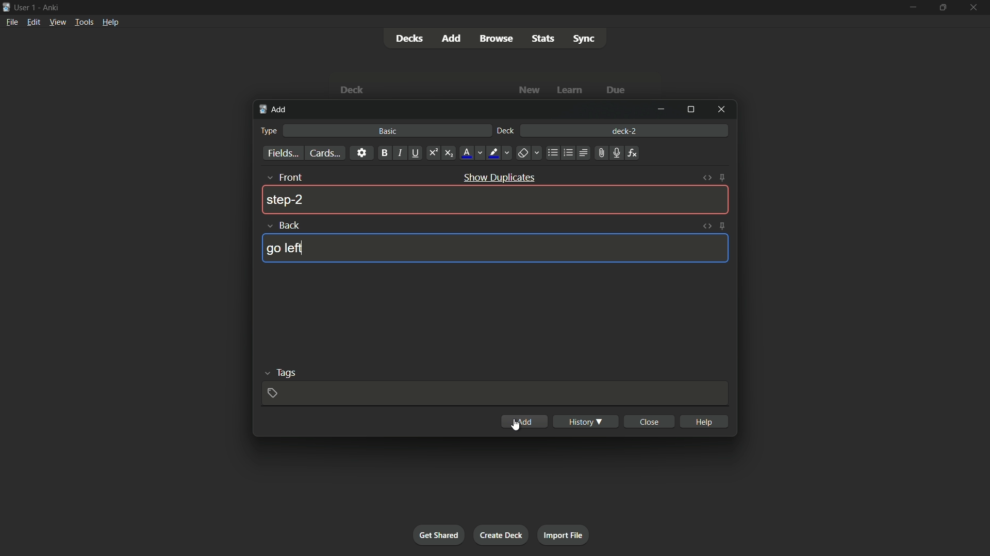 This screenshot has height=556, width=990. I want to click on subscript, so click(449, 153).